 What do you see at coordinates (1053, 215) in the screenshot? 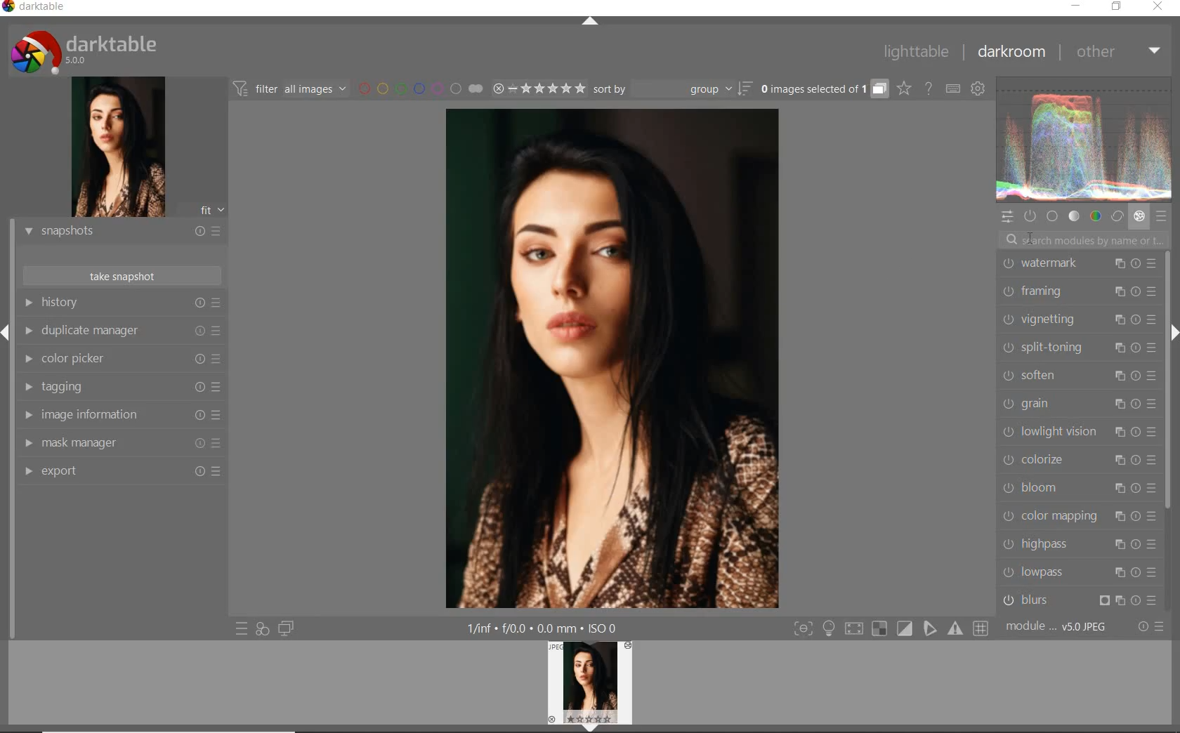
I see `base` at bounding box center [1053, 215].